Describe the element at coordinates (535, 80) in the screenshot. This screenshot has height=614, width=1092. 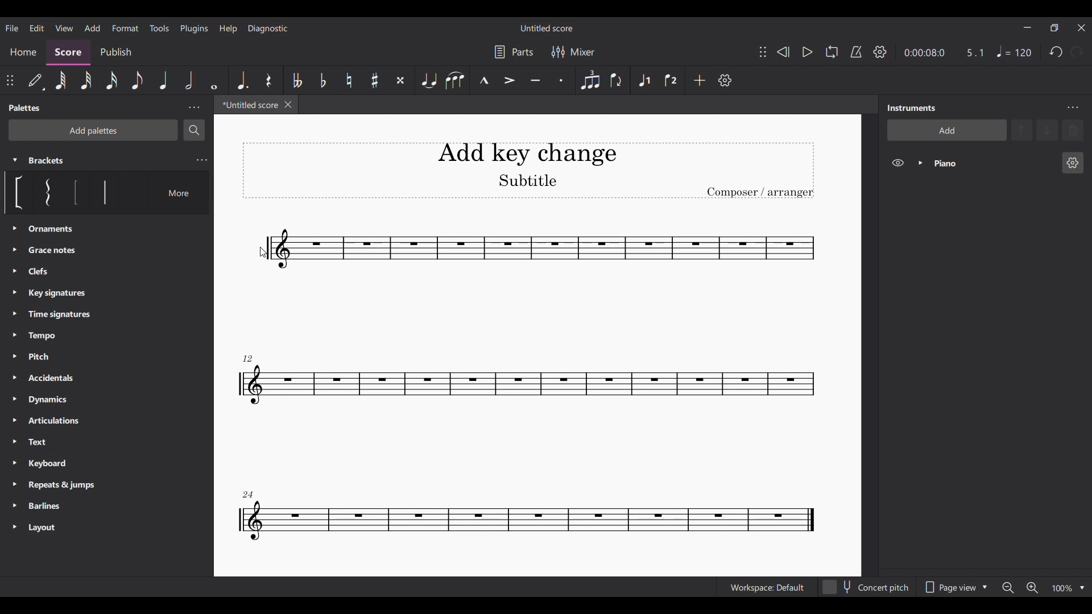
I see `Tenuto` at that location.